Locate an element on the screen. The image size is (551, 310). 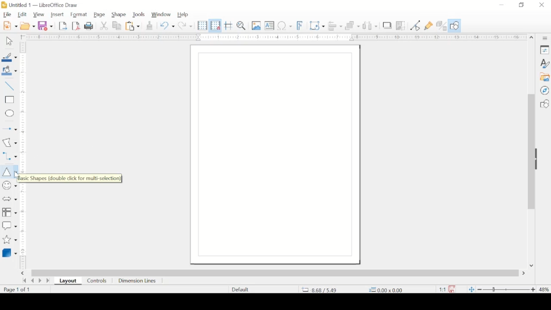
insert special characters is located at coordinates (284, 25).